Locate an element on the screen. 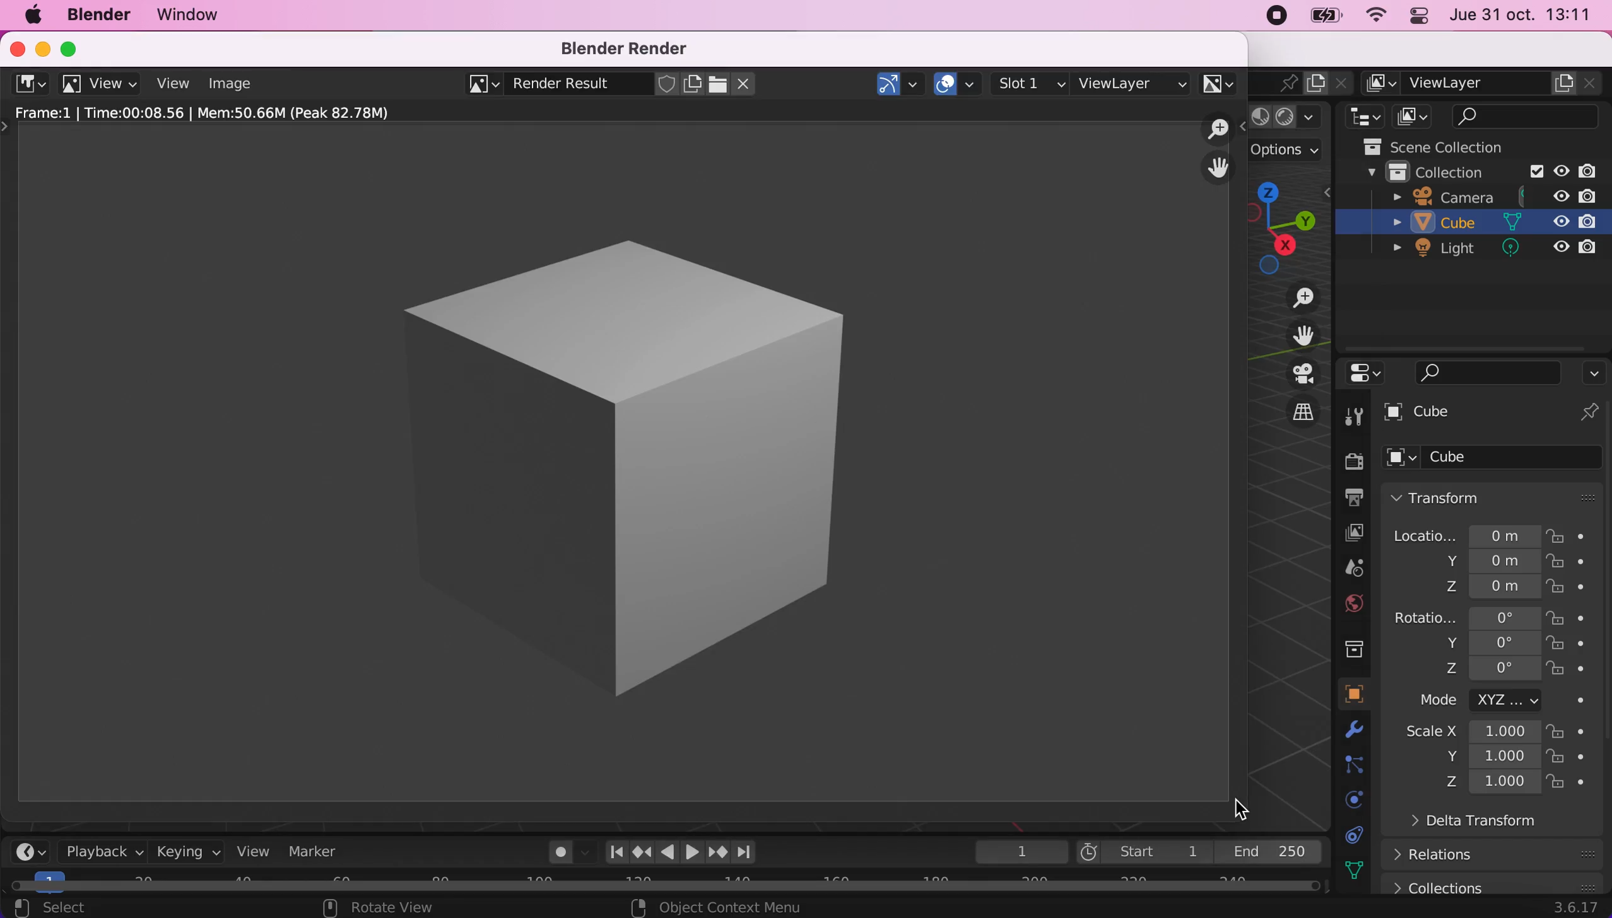  zoom in/out is located at coordinates (1219, 129).